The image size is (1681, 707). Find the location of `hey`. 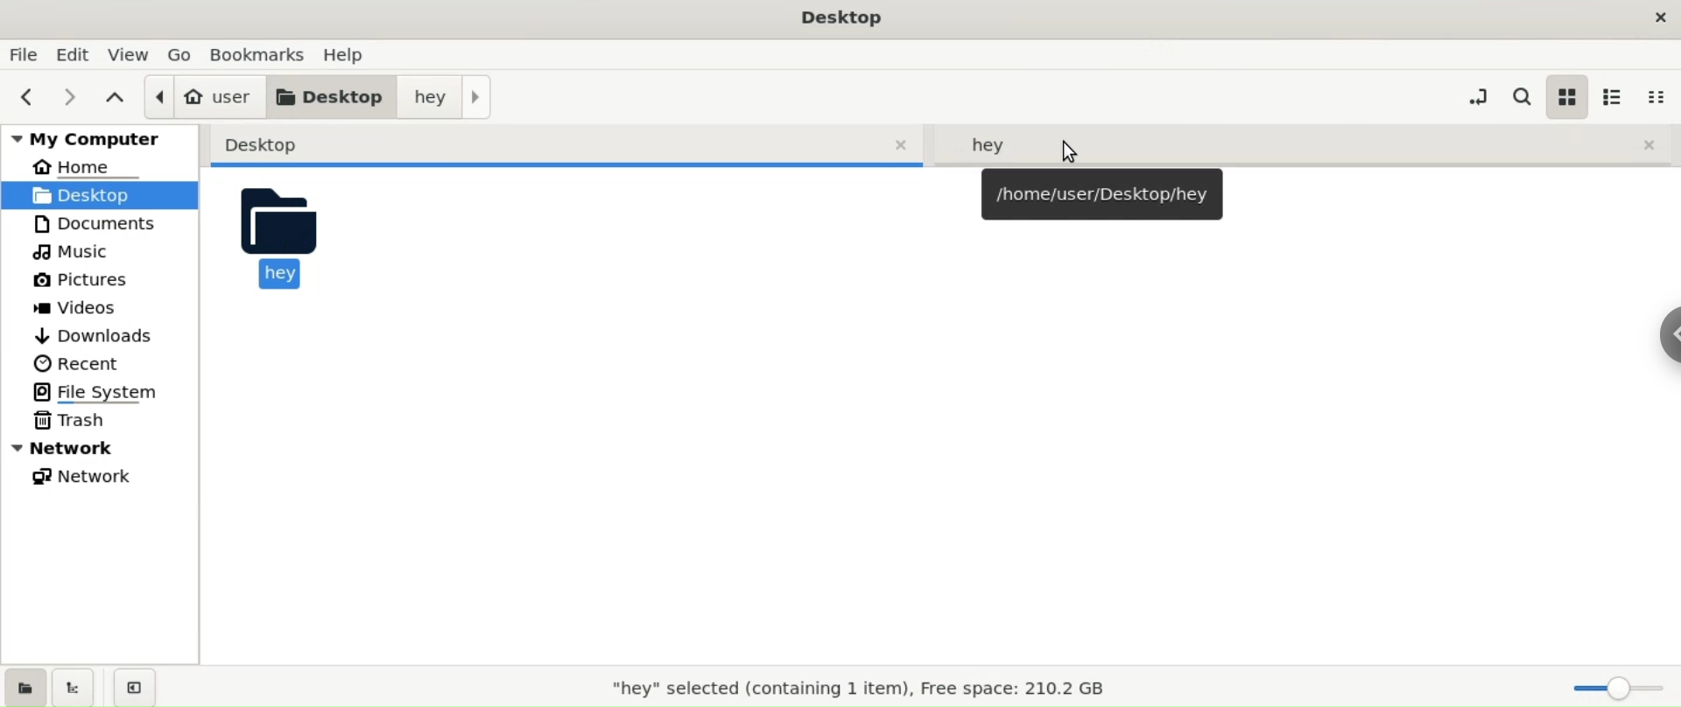

hey is located at coordinates (447, 95).